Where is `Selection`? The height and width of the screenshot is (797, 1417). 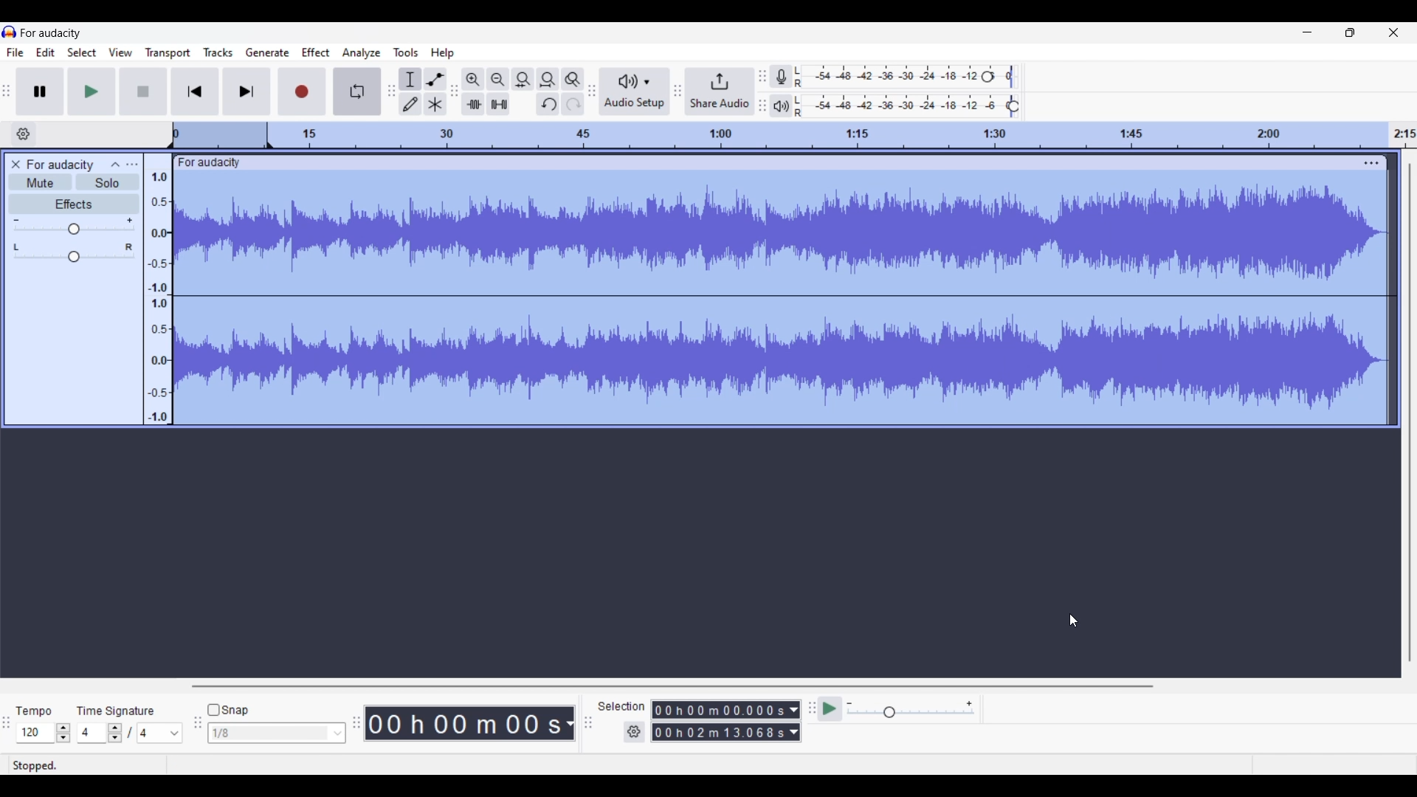 Selection is located at coordinates (621, 708).